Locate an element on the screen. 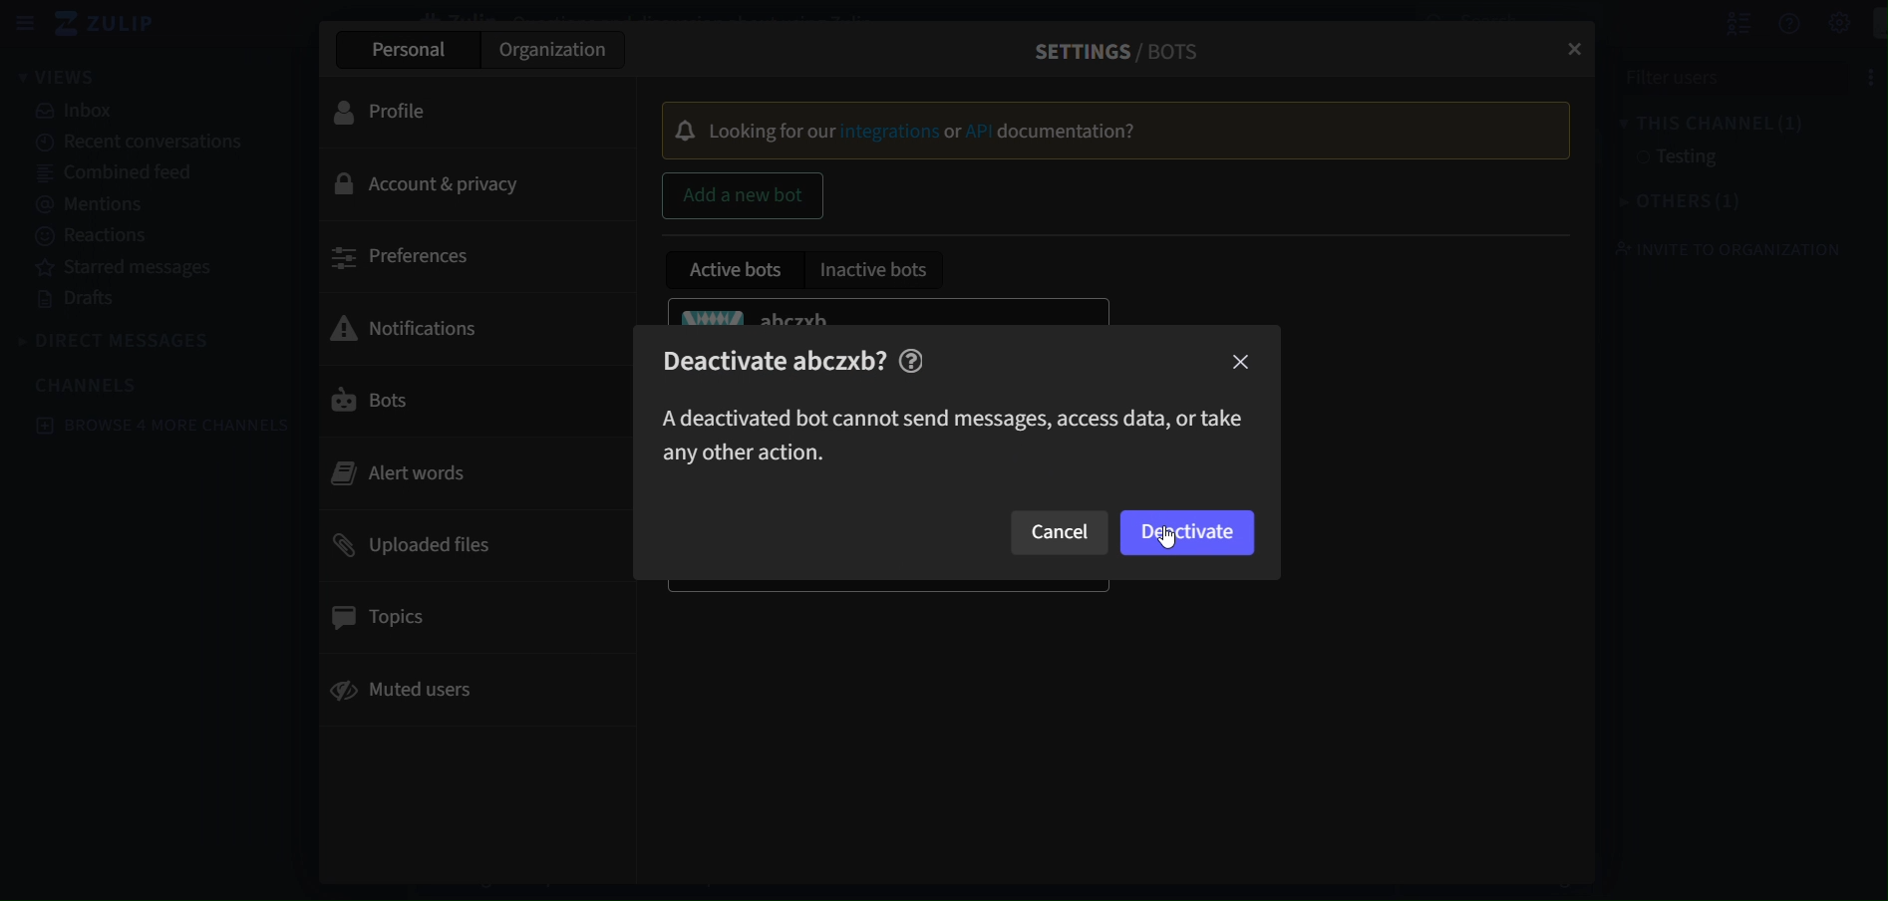  direct messages is located at coordinates (118, 338).